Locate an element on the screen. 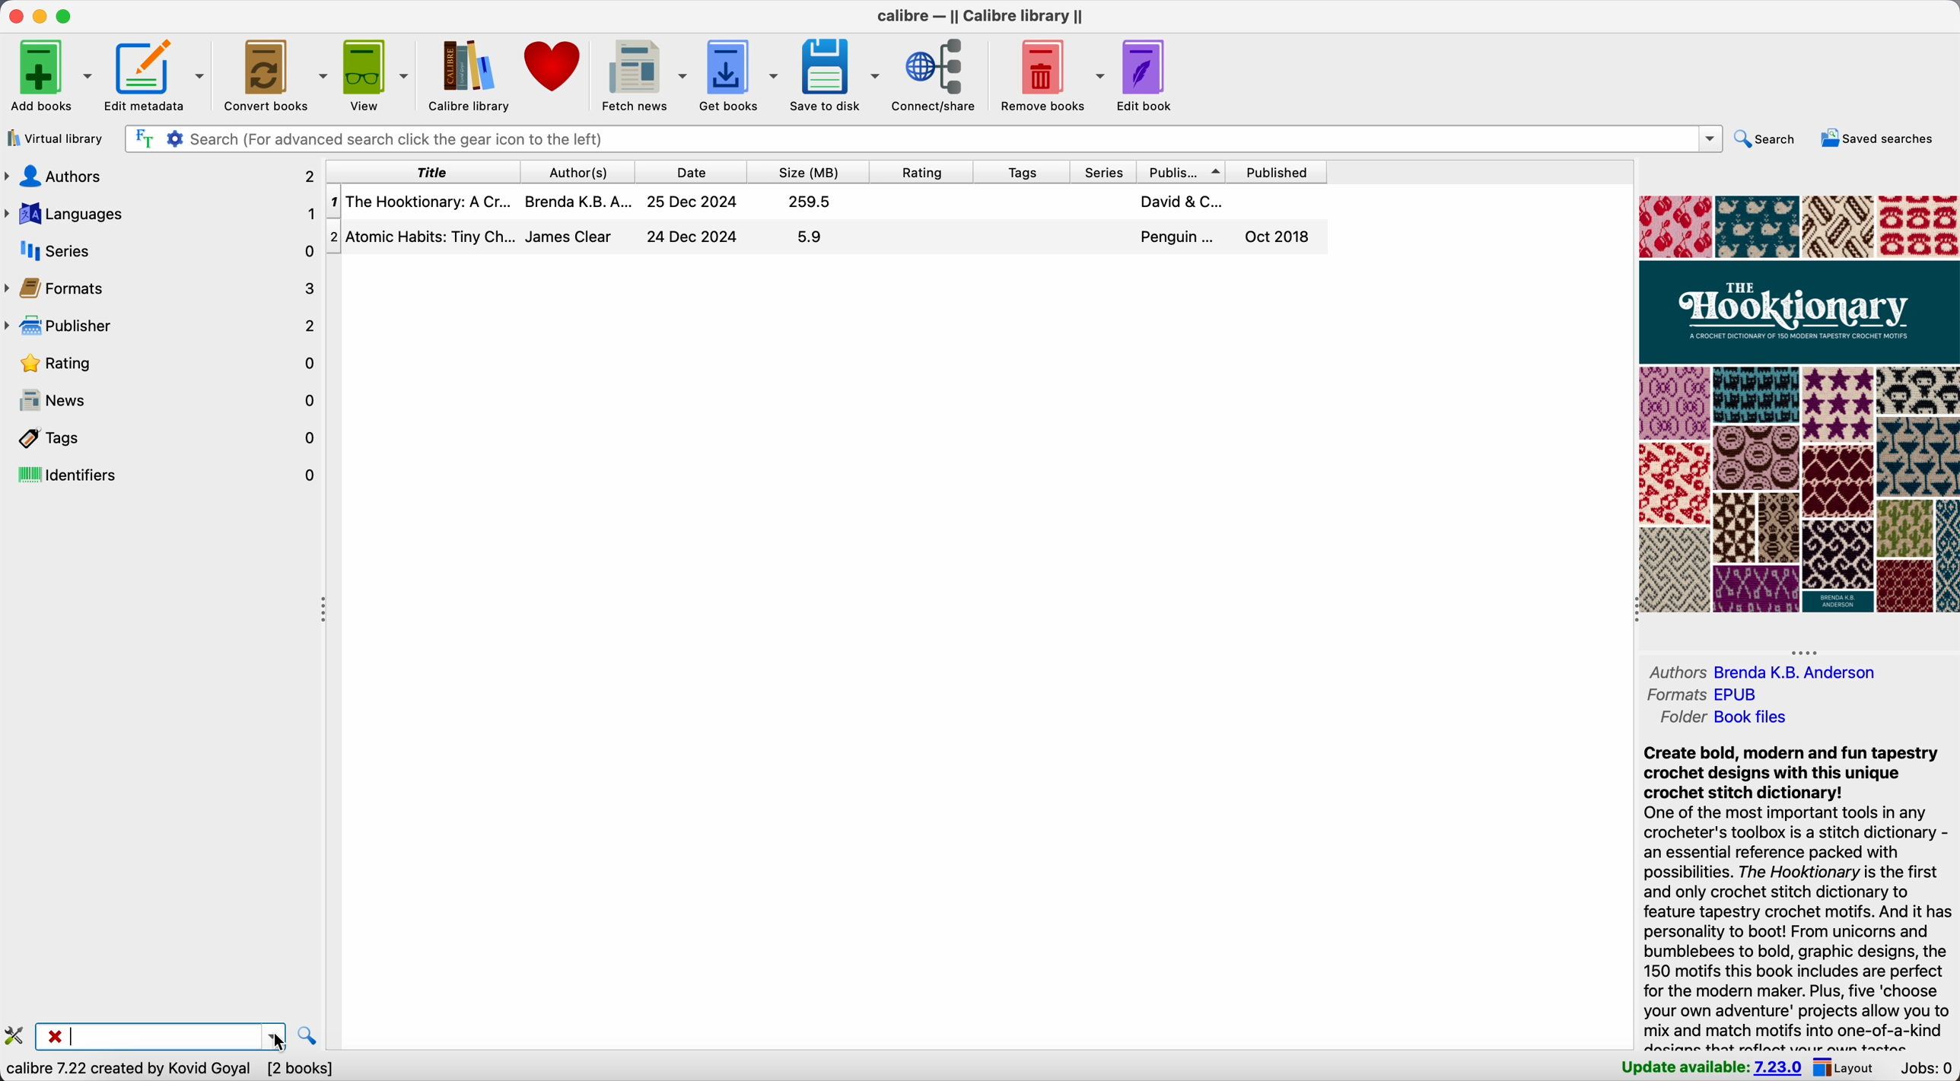  authors is located at coordinates (1767, 669).